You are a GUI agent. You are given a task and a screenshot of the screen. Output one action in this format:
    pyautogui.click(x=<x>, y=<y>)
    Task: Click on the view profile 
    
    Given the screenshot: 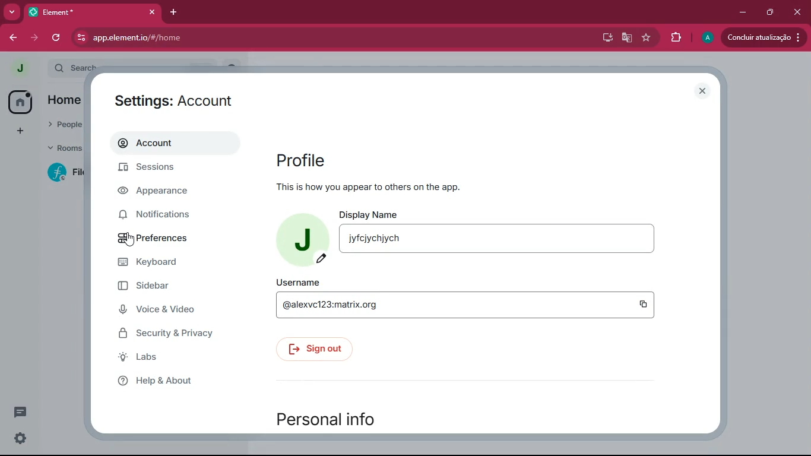 What is the action you would take?
    pyautogui.click(x=15, y=68)
    